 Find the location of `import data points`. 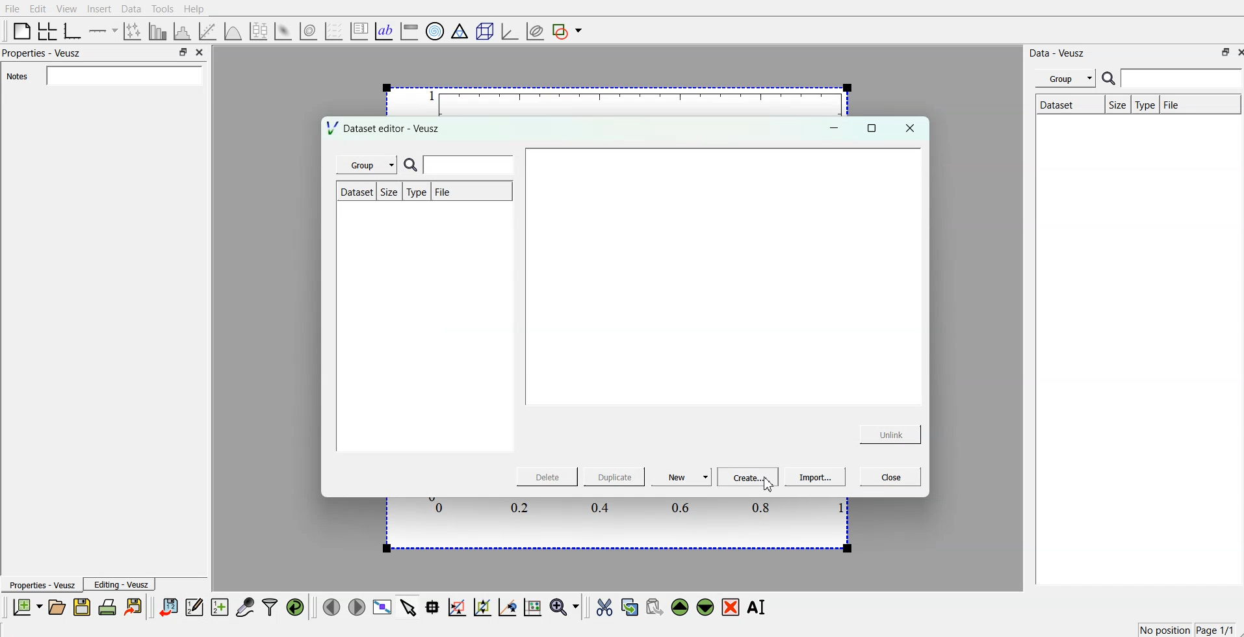

import data points is located at coordinates (169, 608).